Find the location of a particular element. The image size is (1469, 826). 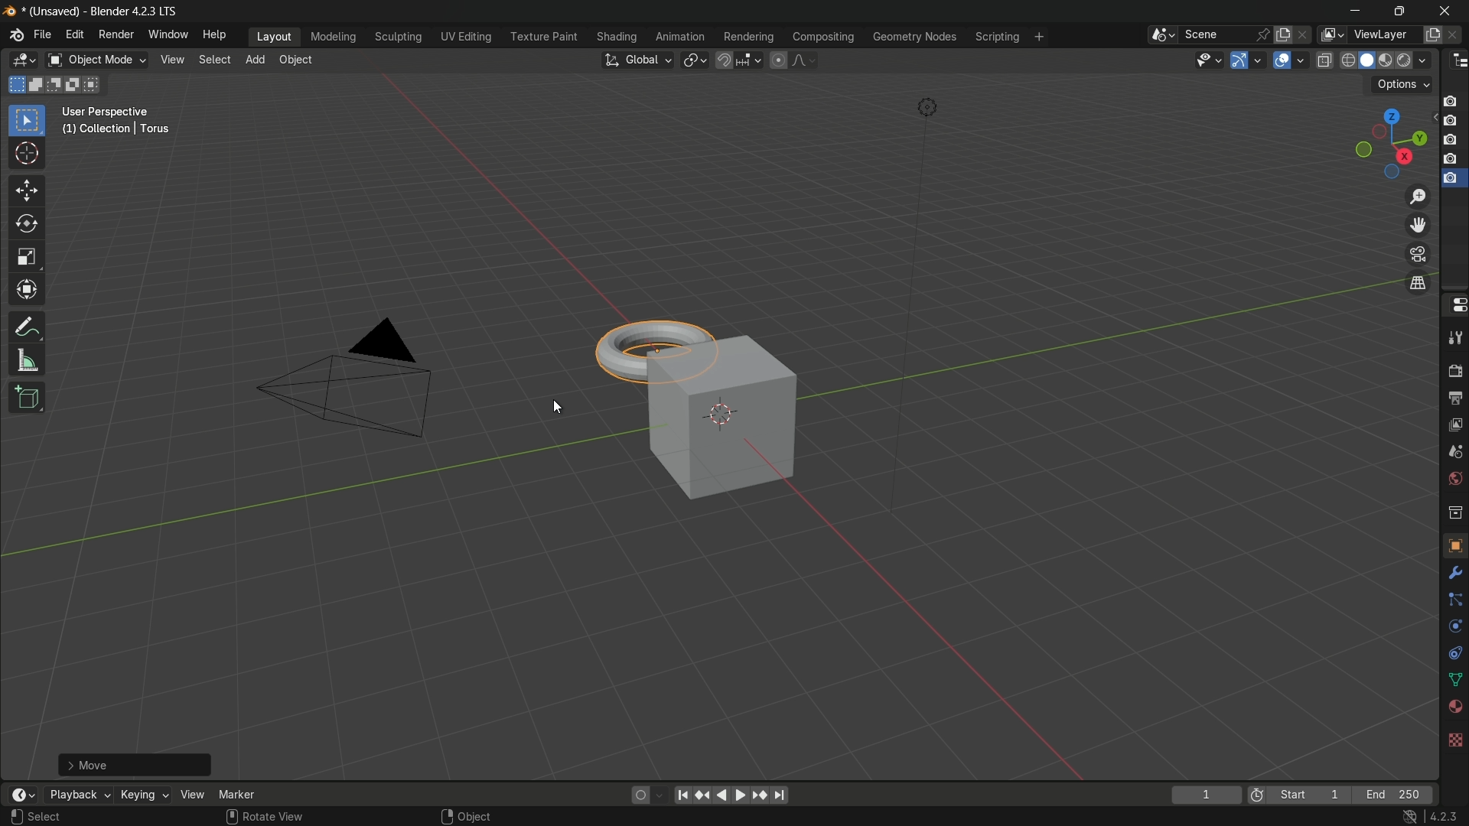

geometry nodes is located at coordinates (914, 37).